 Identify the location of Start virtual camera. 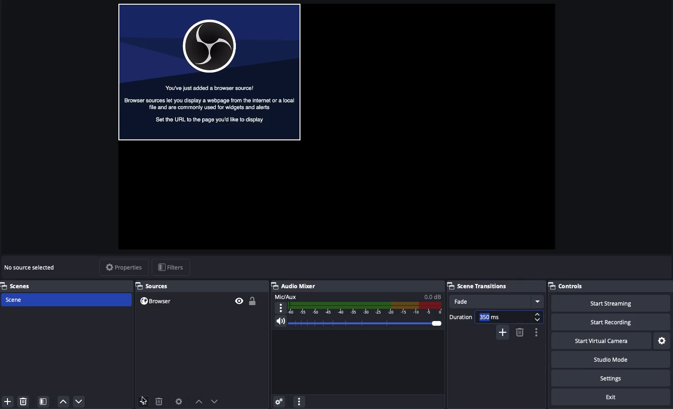
(599, 341).